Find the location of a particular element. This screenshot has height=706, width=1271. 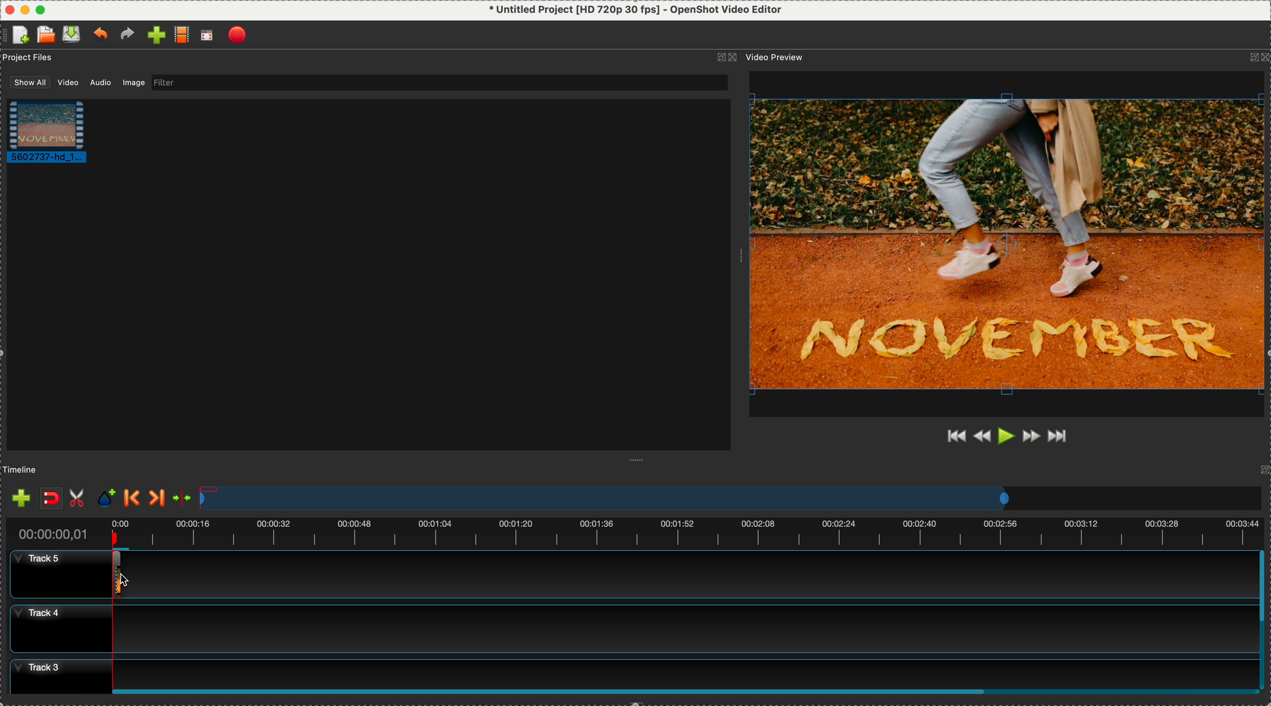

disable snaping is located at coordinates (51, 498).